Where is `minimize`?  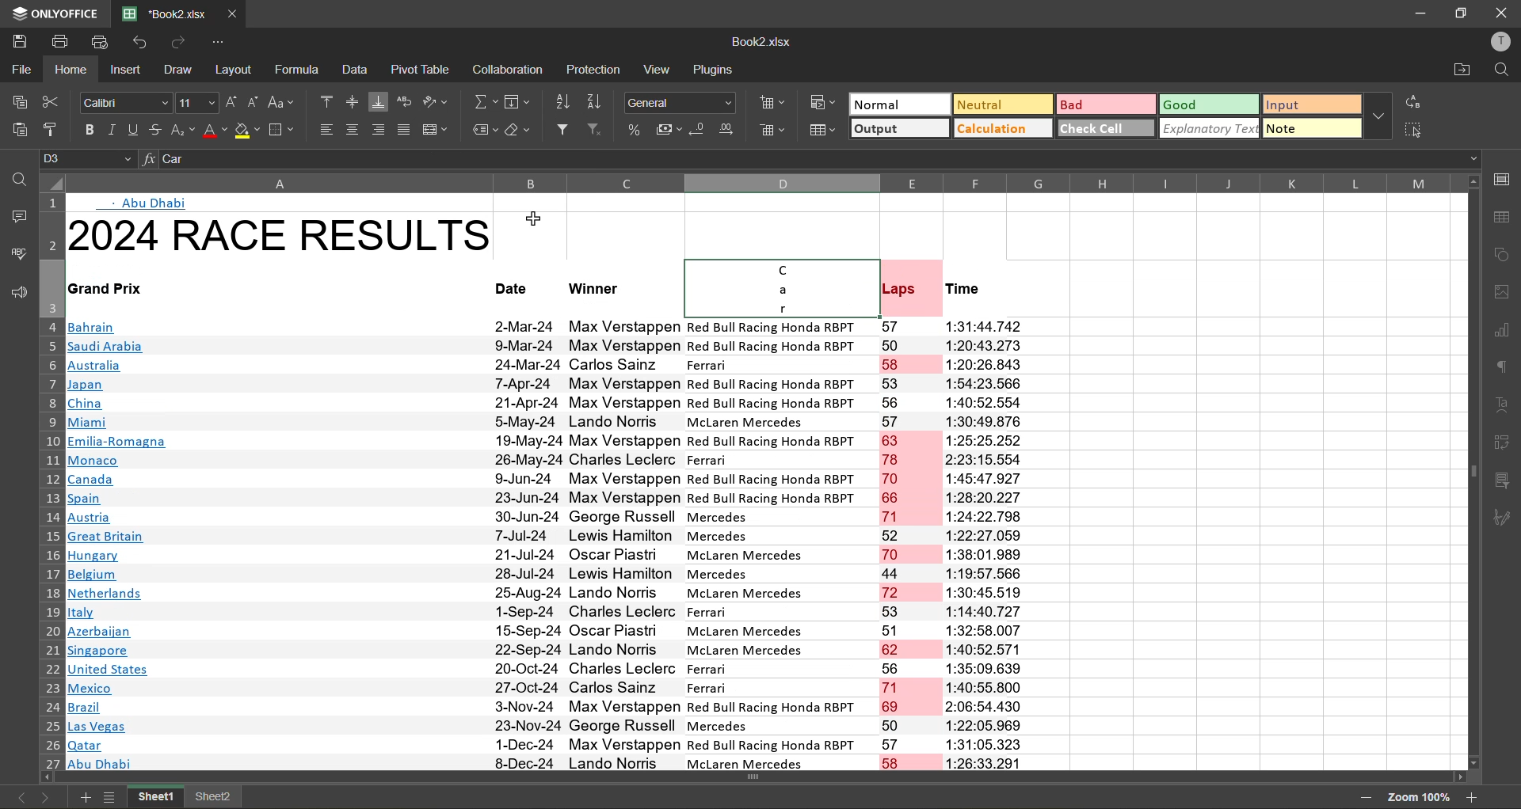 minimize is located at coordinates (1422, 13).